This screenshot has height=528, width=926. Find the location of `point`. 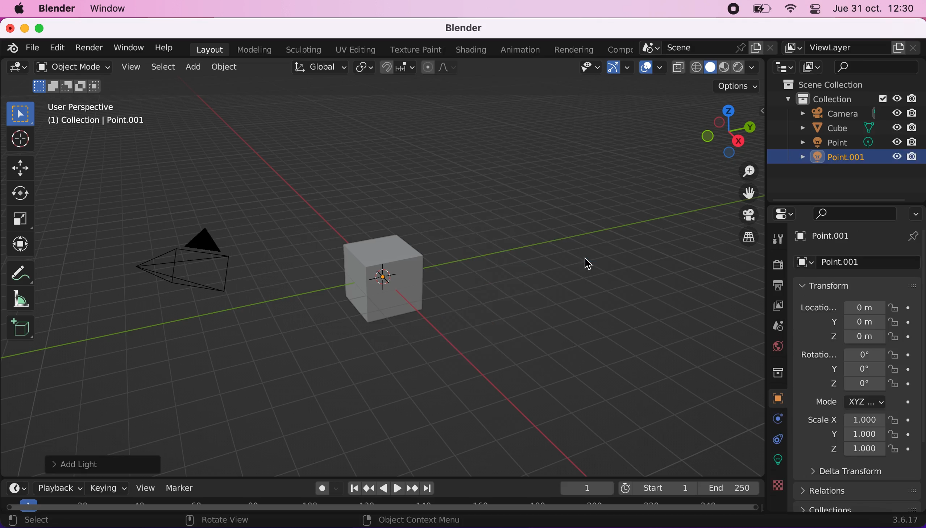

point is located at coordinates (826, 145).